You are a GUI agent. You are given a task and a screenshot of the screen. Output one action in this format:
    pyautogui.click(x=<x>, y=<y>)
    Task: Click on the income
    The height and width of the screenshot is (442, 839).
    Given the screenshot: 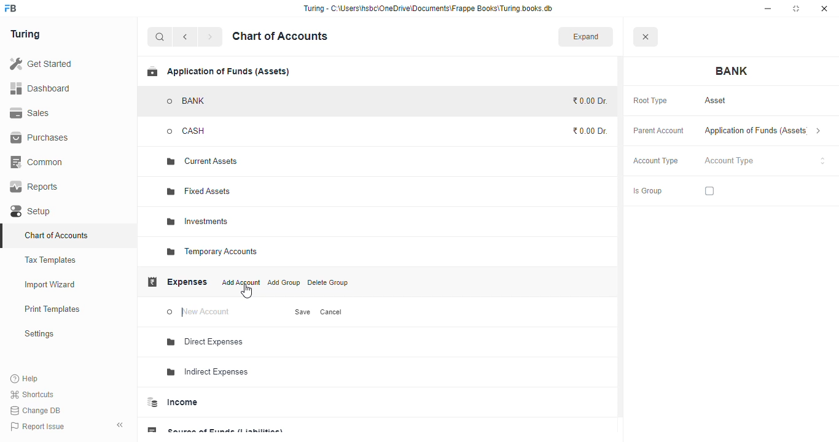 What is the action you would take?
    pyautogui.click(x=173, y=402)
    